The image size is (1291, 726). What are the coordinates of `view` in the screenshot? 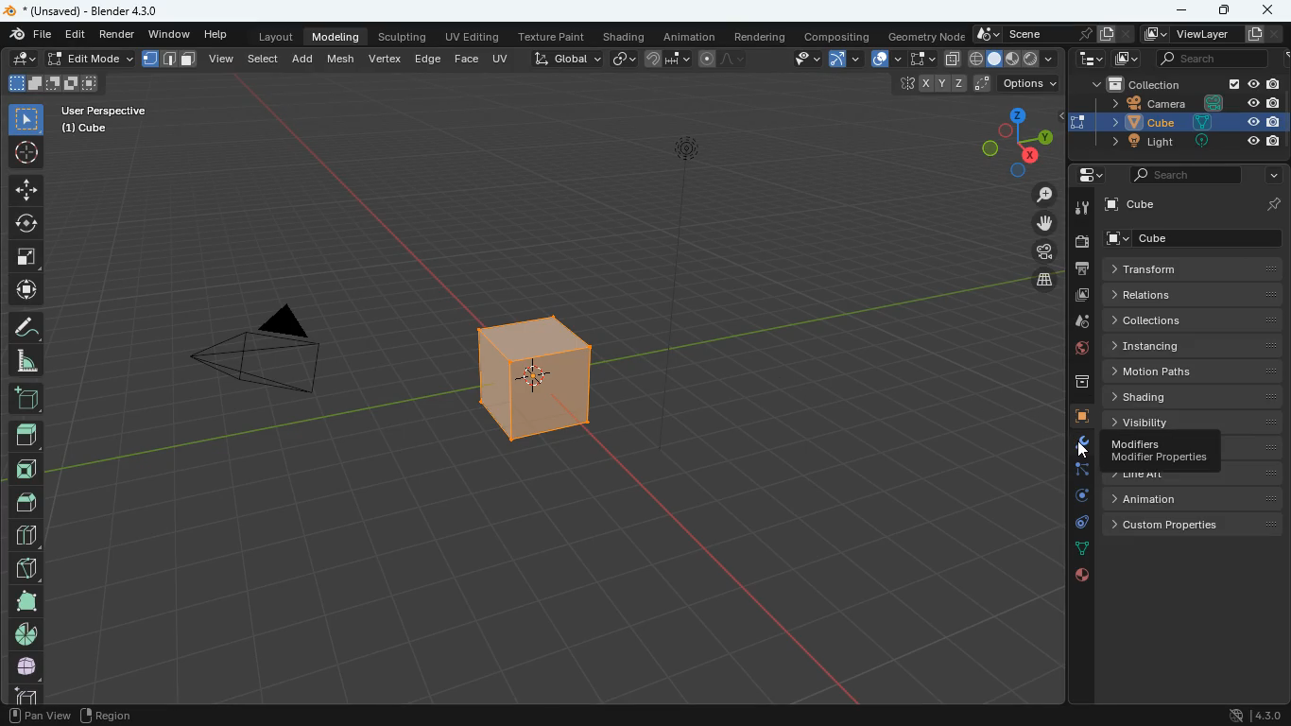 It's located at (223, 60).